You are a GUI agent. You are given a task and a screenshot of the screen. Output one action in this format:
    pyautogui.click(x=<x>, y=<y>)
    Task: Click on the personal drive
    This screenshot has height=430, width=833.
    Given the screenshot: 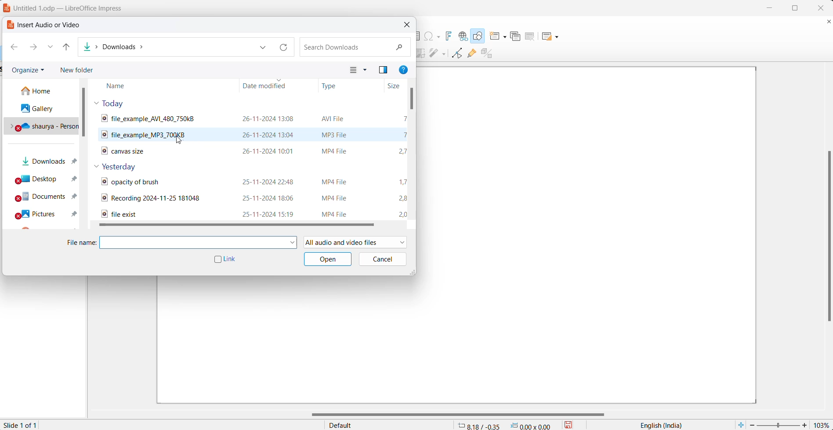 What is the action you would take?
    pyautogui.click(x=43, y=125)
    